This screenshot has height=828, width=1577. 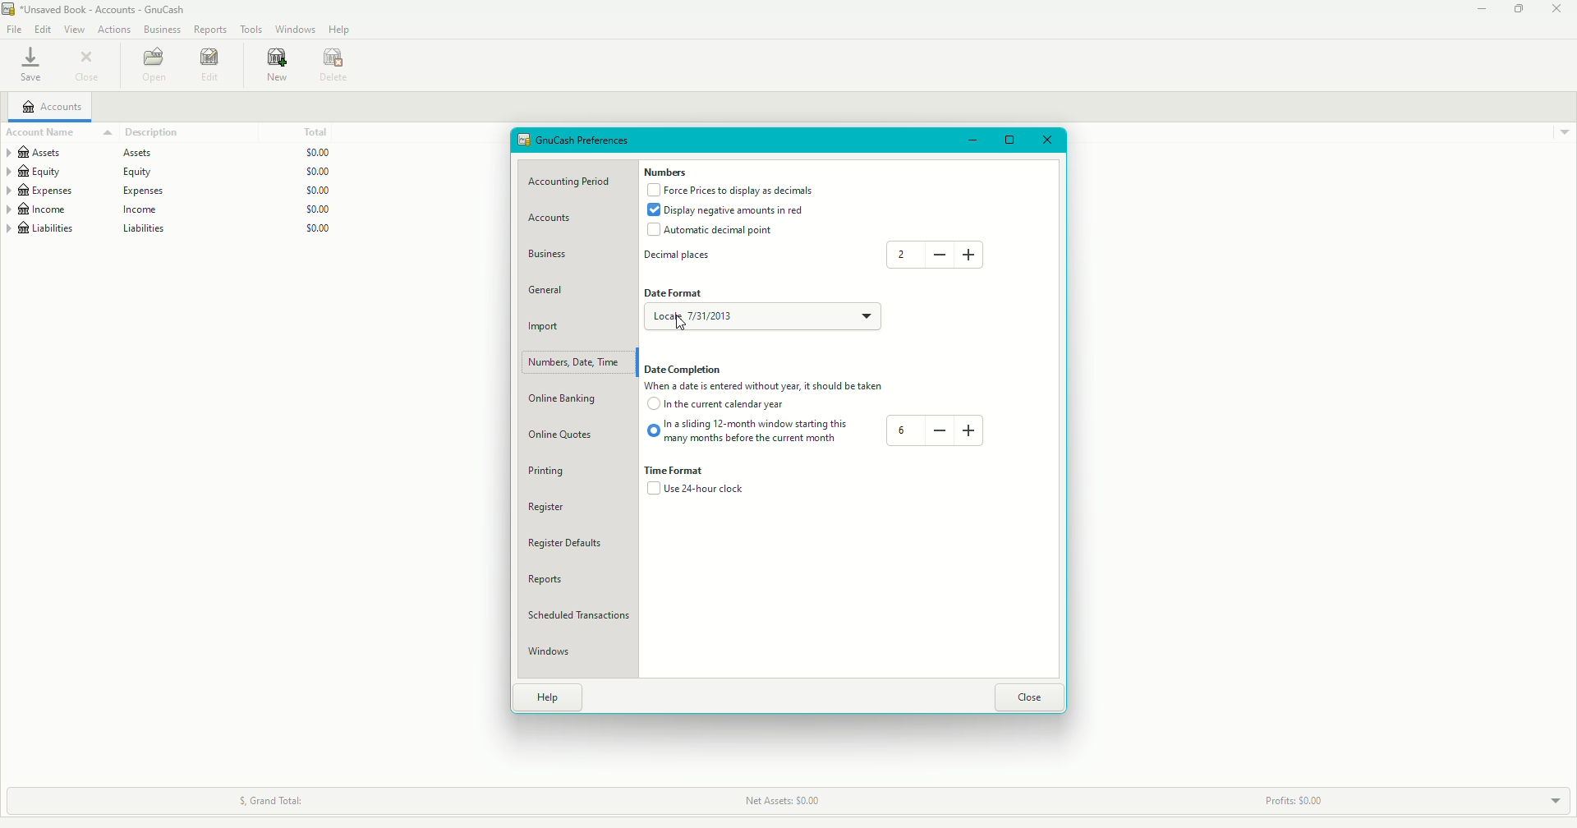 What do you see at coordinates (687, 370) in the screenshot?
I see `Date Completion` at bounding box center [687, 370].